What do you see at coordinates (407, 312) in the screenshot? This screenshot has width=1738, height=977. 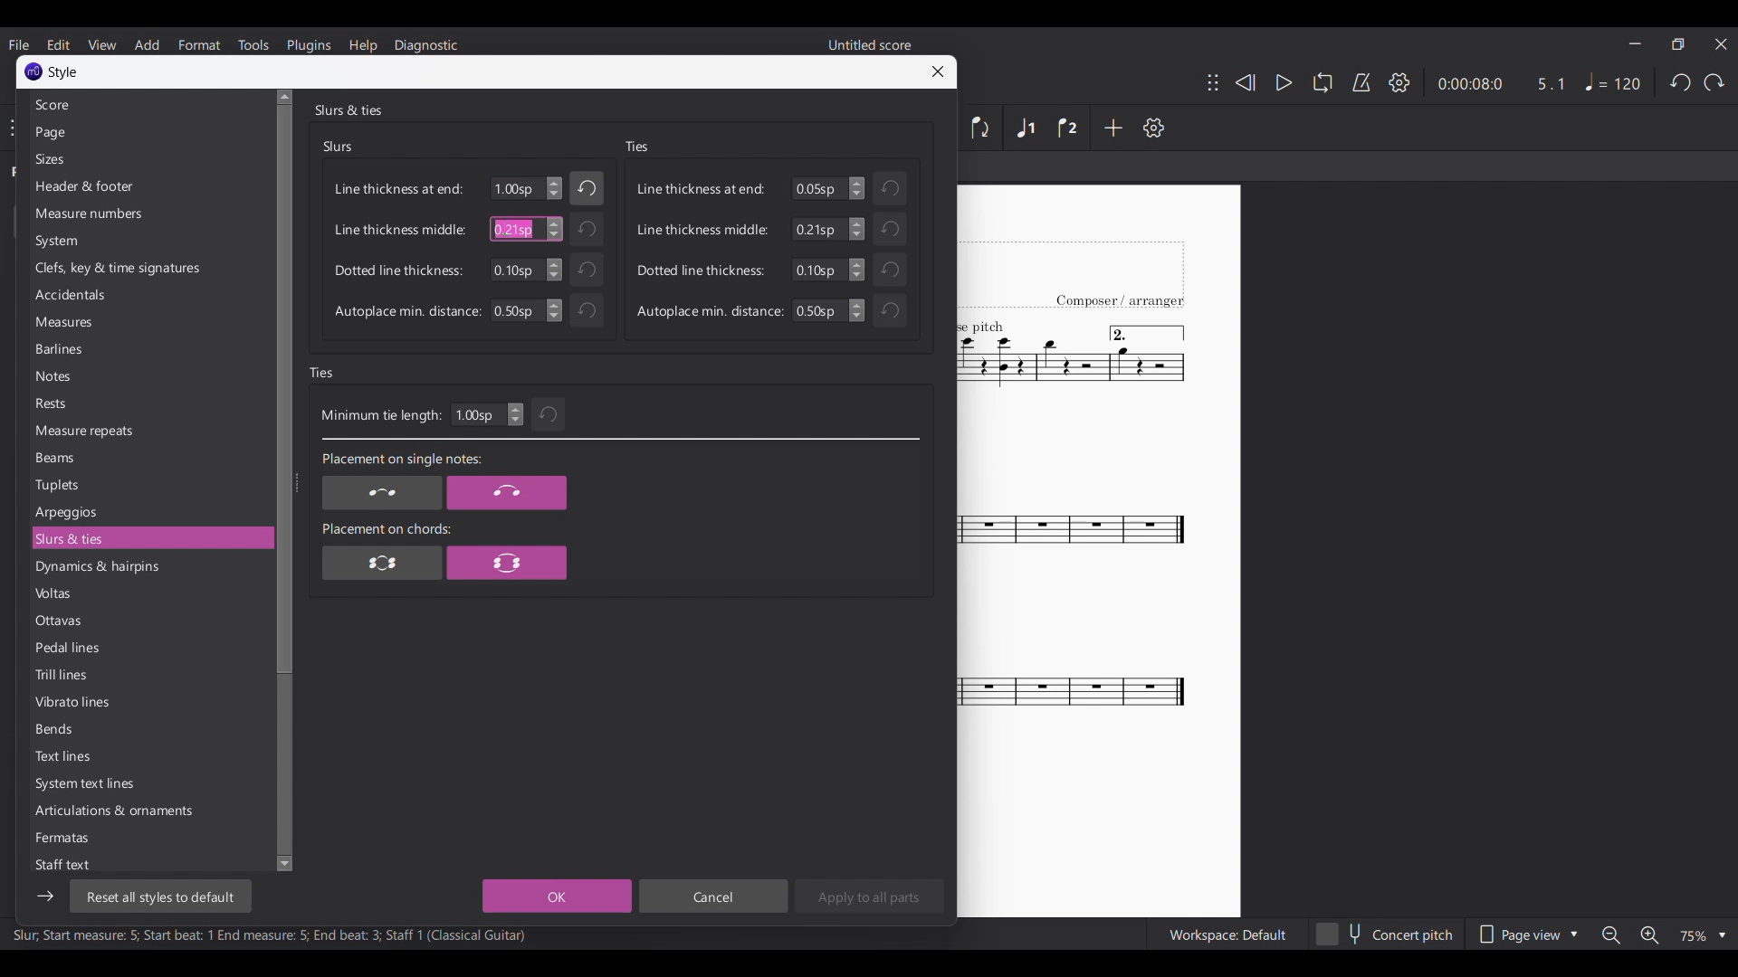 I see `Autoplace min. distance` at bounding box center [407, 312].